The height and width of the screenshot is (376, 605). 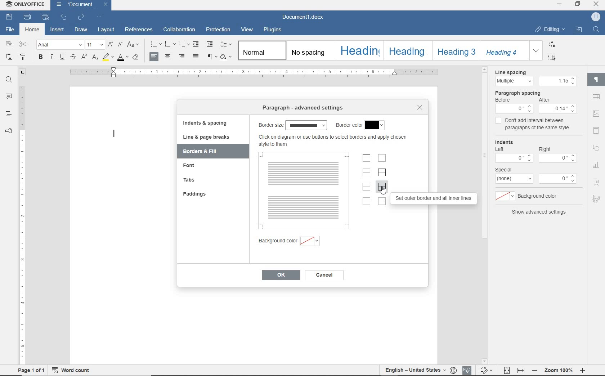 What do you see at coordinates (414, 371) in the screenshot?
I see `English - United States(text language)` at bounding box center [414, 371].